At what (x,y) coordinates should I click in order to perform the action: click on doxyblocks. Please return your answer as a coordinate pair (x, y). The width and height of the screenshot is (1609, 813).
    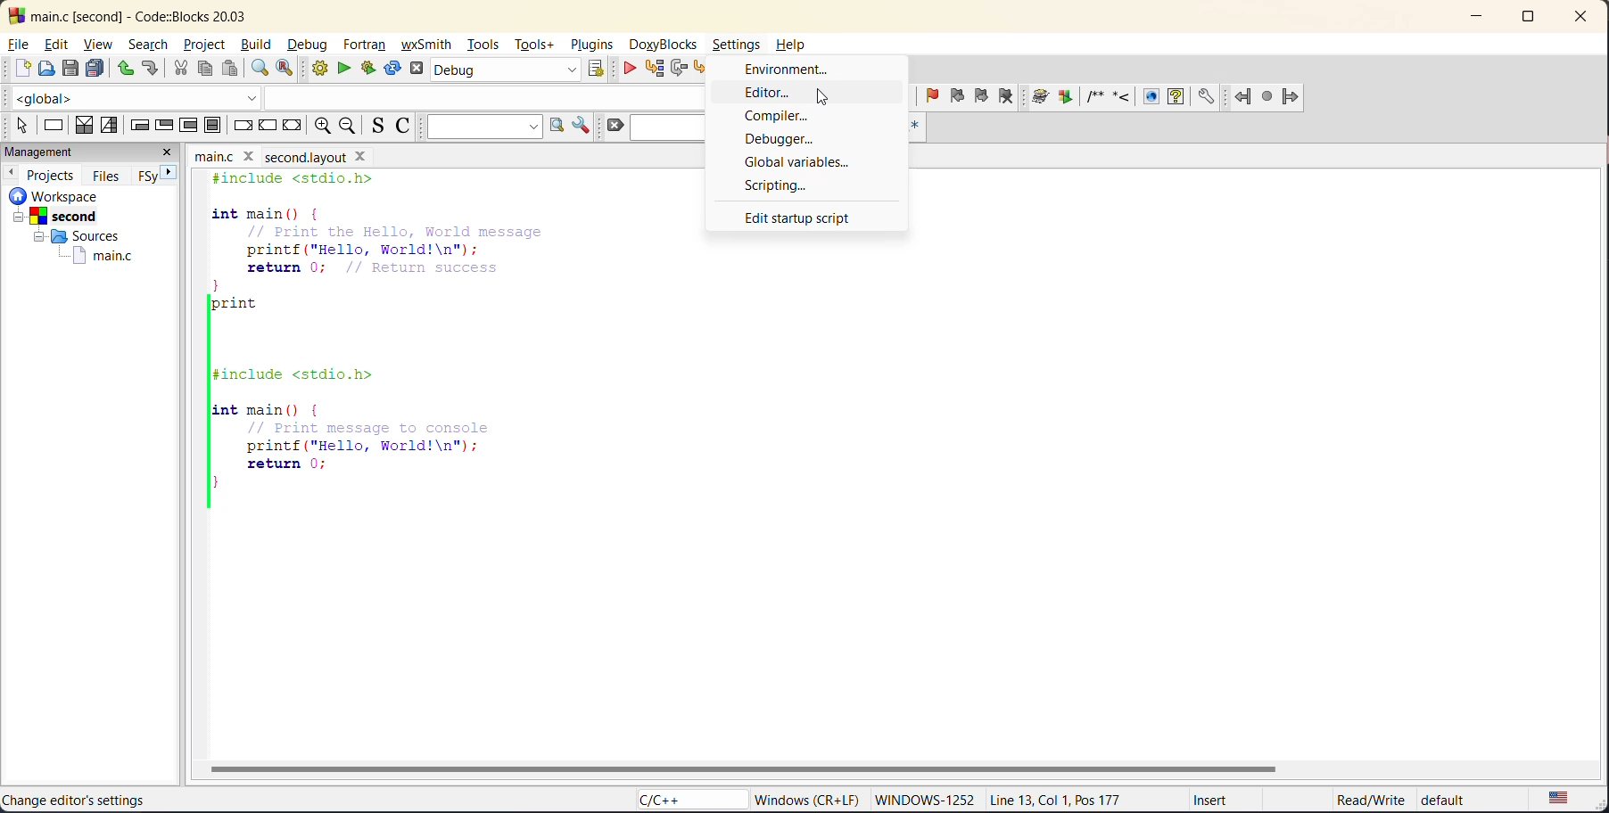
    Looking at the image, I should click on (664, 44).